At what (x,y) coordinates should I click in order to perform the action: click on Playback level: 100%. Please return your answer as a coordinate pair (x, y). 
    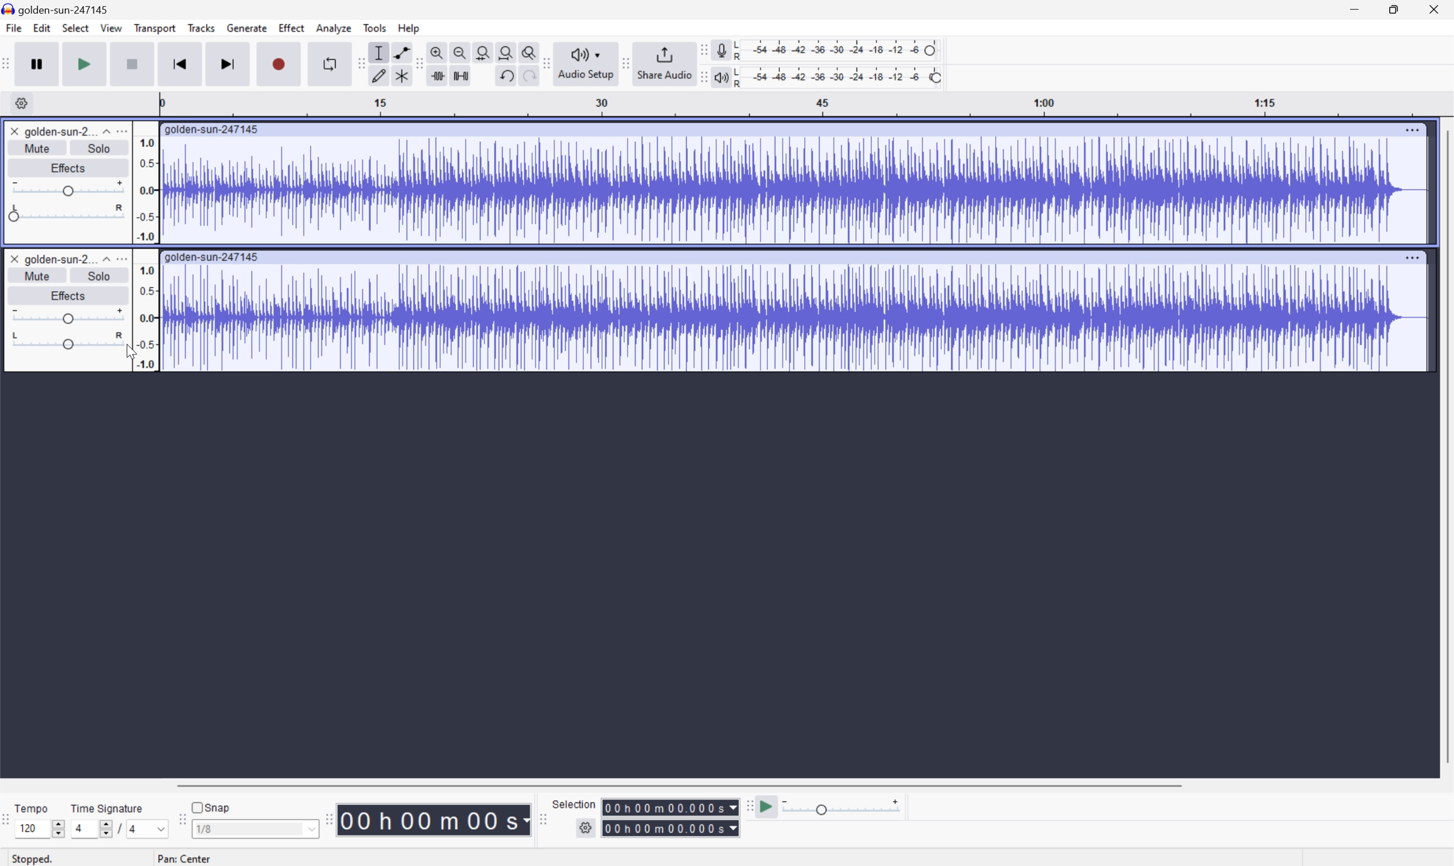
    Looking at the image, I should click on (840, 79).